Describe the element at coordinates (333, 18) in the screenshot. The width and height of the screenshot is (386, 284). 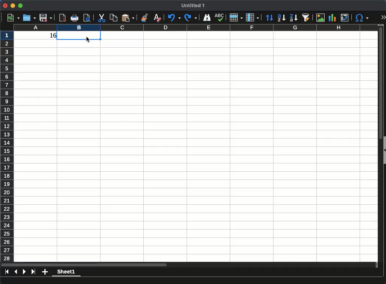
I see `chart` at that location.